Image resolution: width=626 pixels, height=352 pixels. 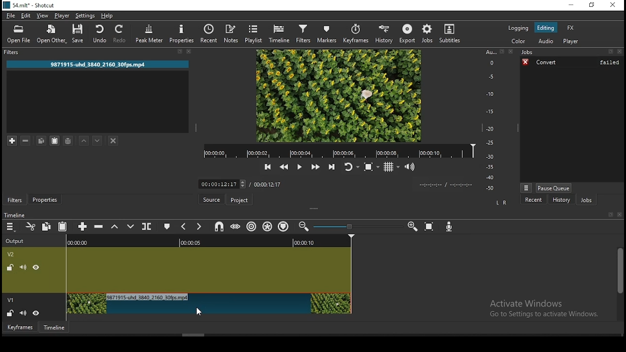 I want to click on scale, so click(x=491, y=120).